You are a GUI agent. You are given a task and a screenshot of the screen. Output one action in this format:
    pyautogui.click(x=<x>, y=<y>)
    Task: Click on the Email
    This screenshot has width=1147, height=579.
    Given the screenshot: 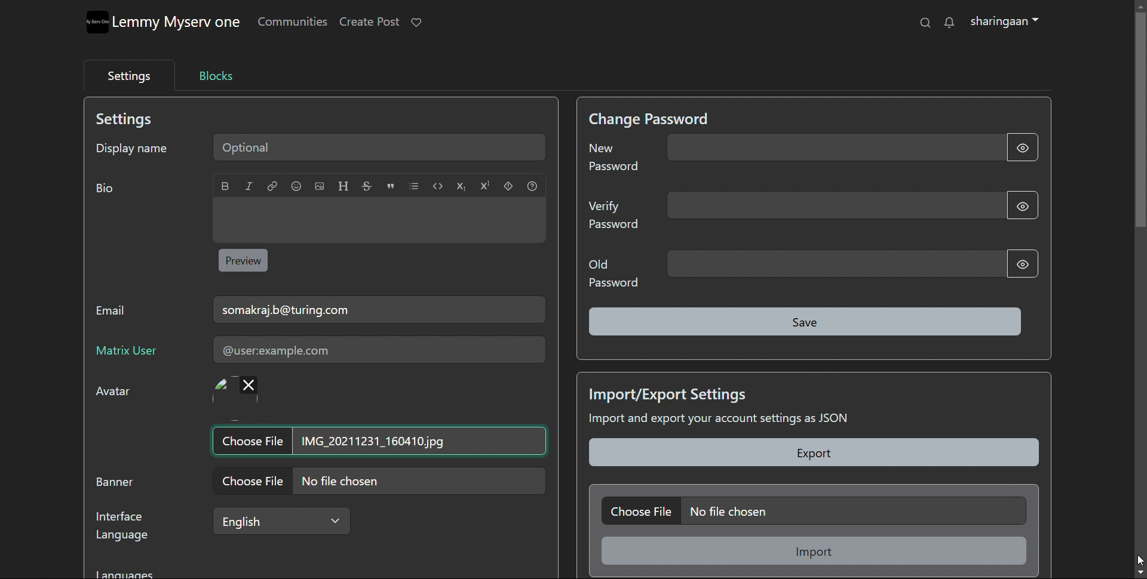 What is the action you would take?
    pyautogui.click(x=116, y=313)
    